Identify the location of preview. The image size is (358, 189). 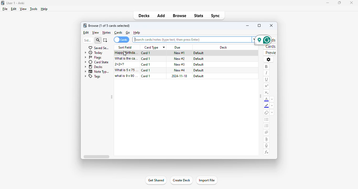
(270, 53).